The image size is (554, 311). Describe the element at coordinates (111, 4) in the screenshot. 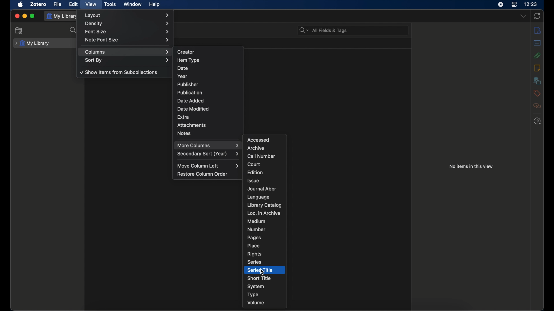

I see `tools` at that location.